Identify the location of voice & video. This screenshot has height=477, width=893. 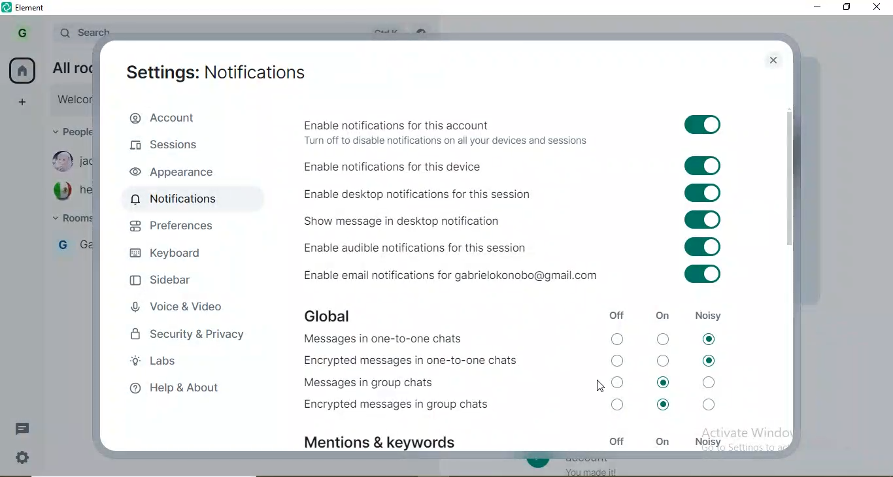
(178, 310).